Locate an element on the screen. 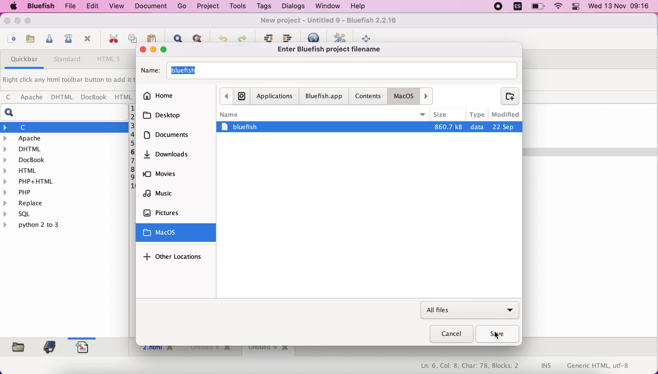 This screenshot has height=374, width=658. redo is located at coordinates (242, 37).